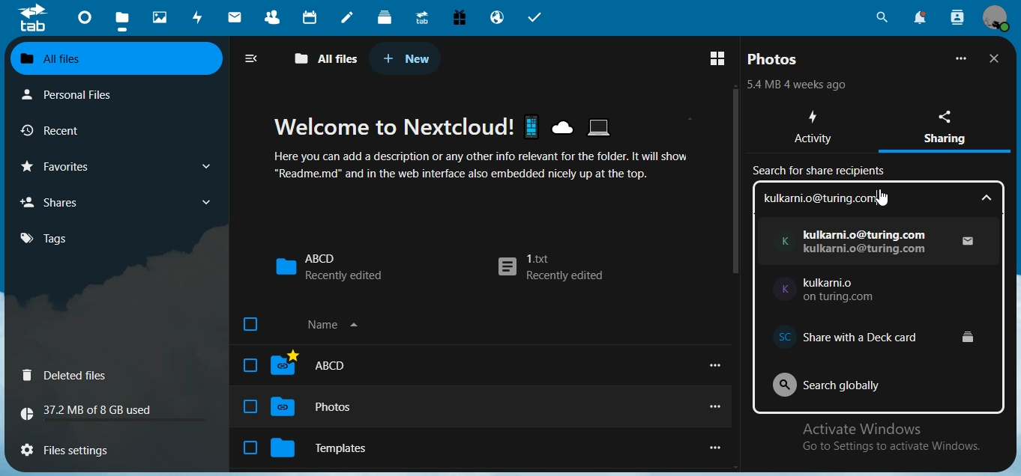  I want to click on check box, so click(250, 406).